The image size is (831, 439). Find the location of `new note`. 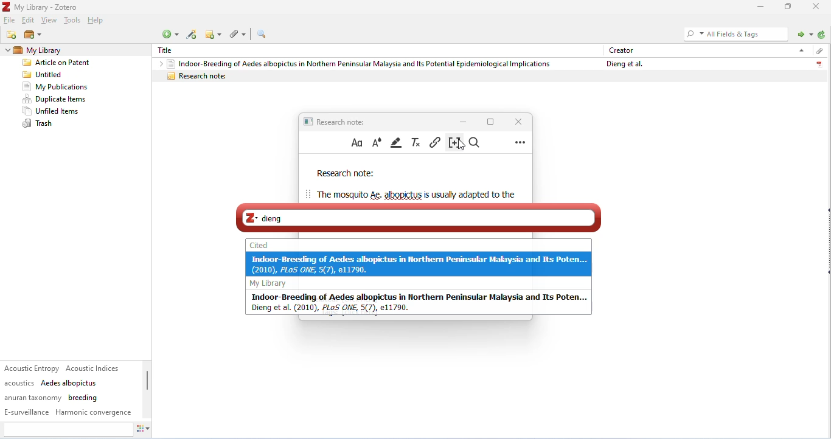

new note is located at coordinates (215, 34).